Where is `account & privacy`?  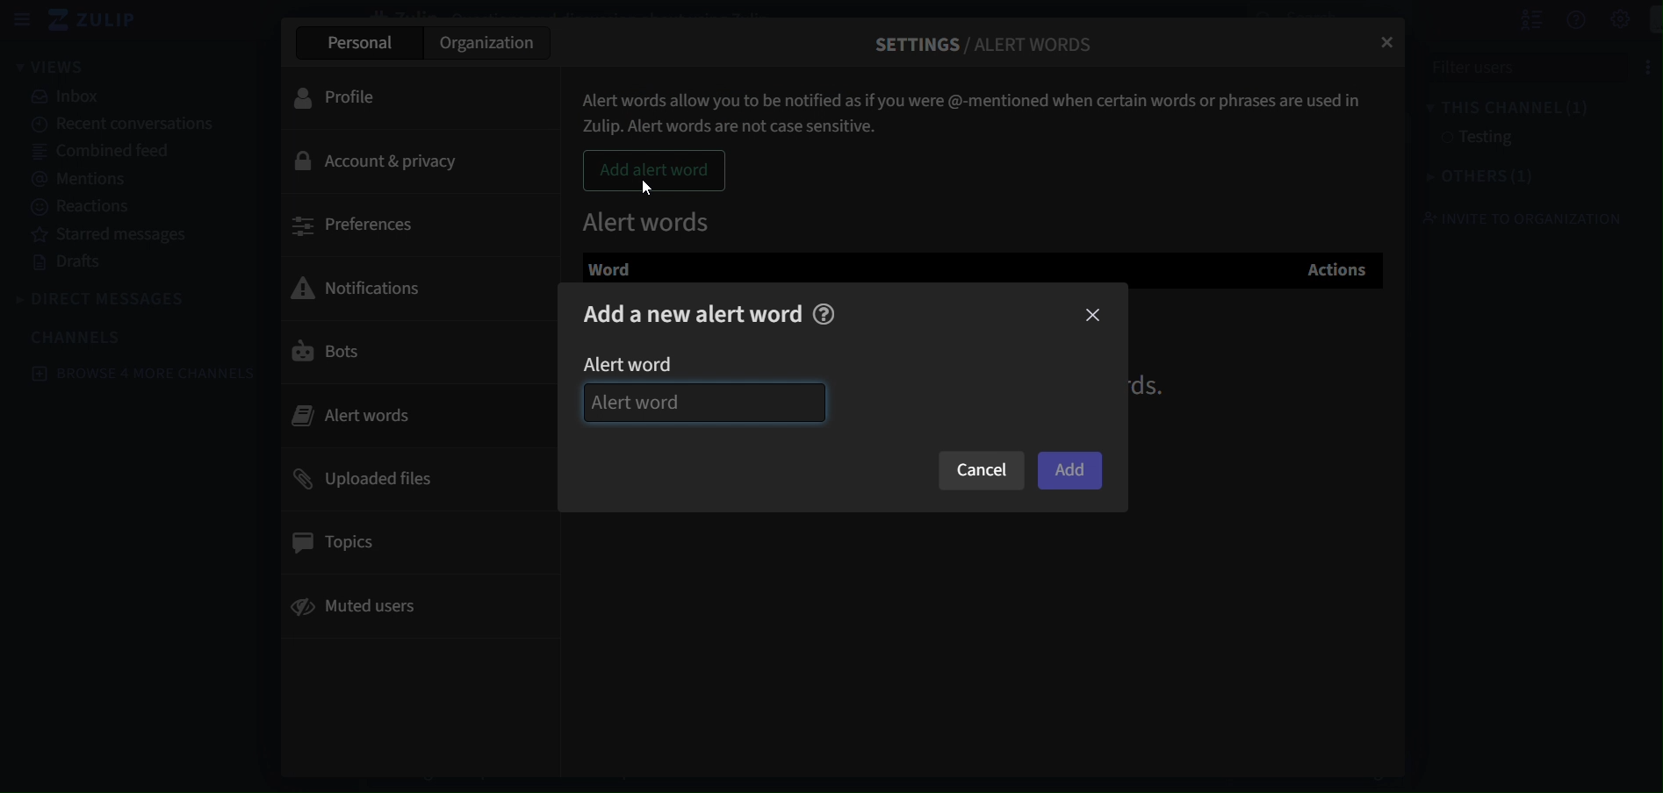
account & privacy is located at coordinates (384, 161).